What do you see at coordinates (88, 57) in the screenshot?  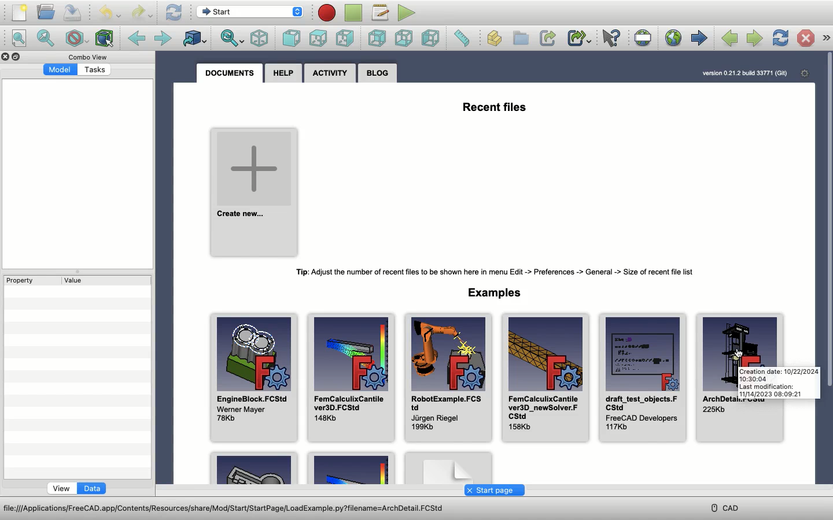 I see `Combo view` at bounding box center [88, 57].